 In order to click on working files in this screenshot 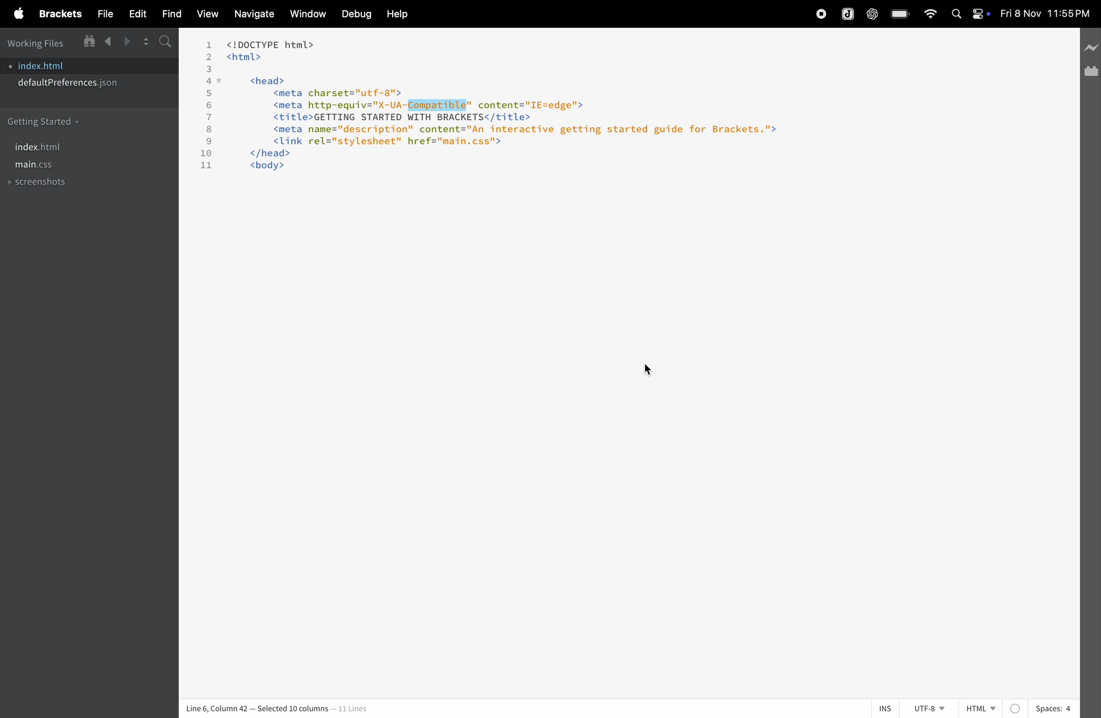, I will do `click(39, 43)`.